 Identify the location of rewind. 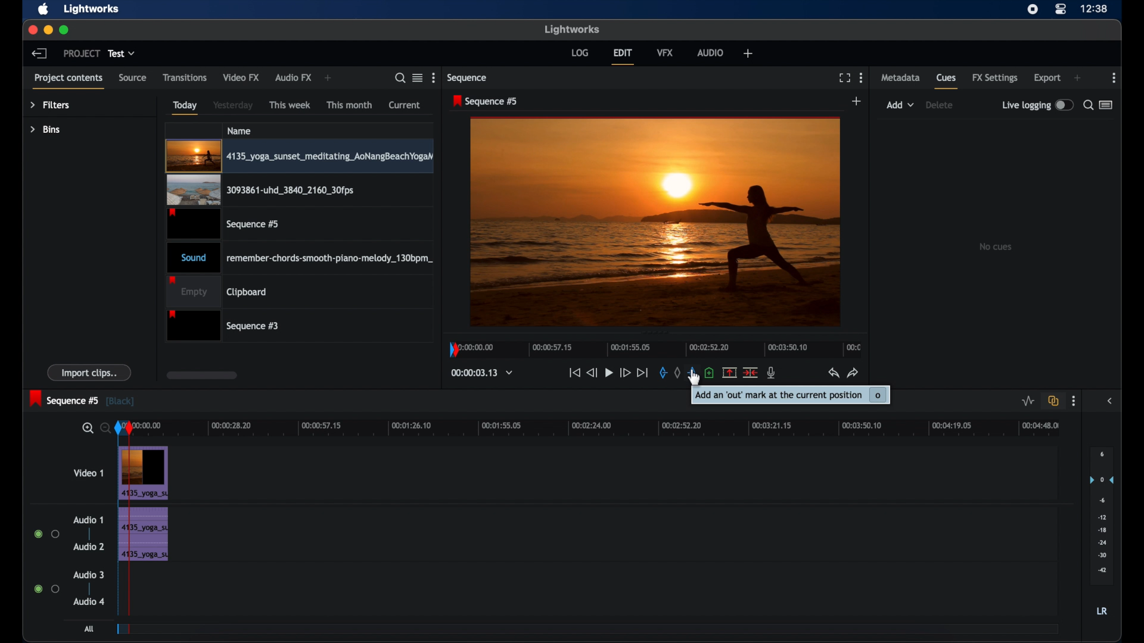
(592, 372).